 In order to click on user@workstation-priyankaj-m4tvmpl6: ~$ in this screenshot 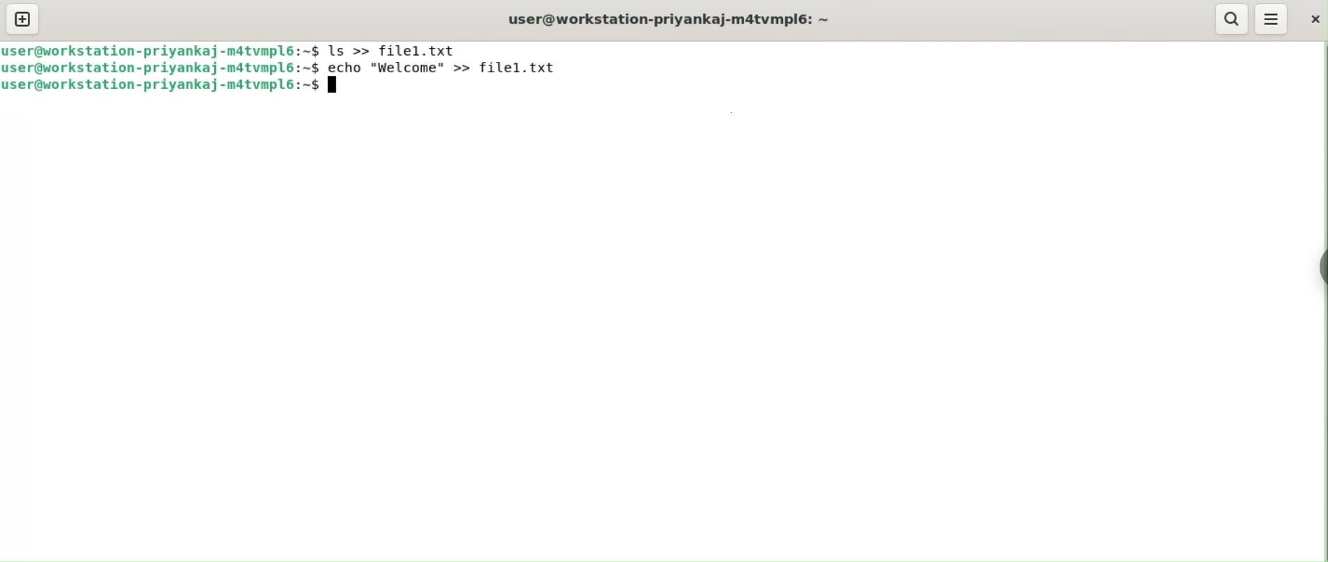, I will do `click(162, 68)`.